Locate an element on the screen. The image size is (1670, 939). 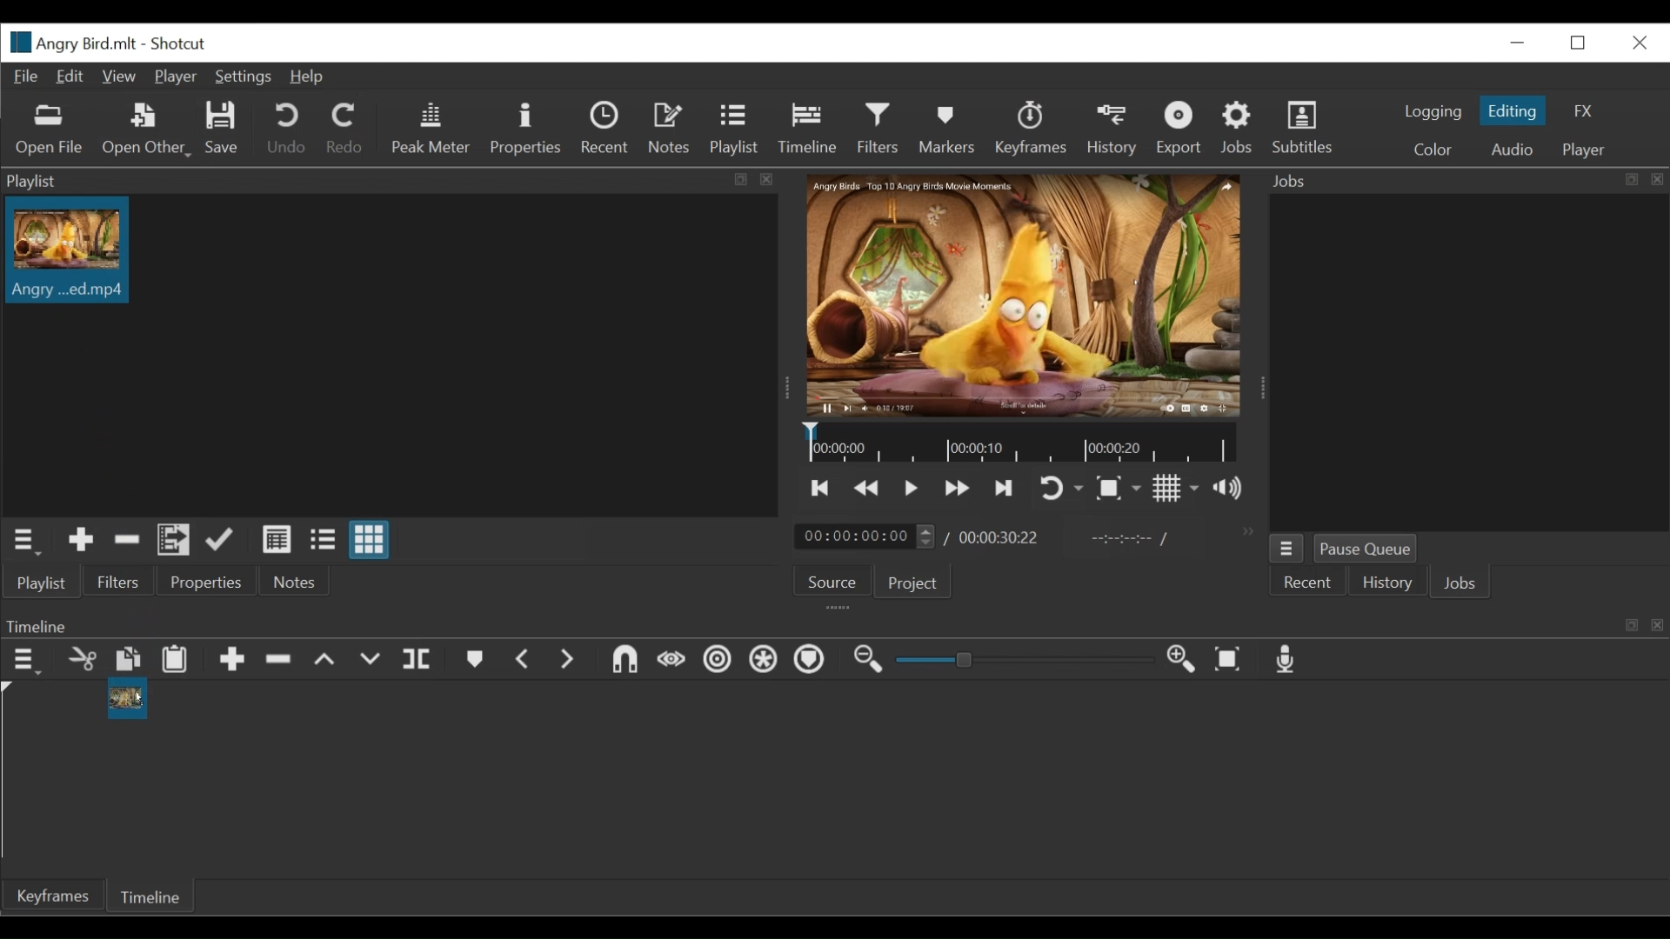
Open Other File is located at coordinates (144, 130).